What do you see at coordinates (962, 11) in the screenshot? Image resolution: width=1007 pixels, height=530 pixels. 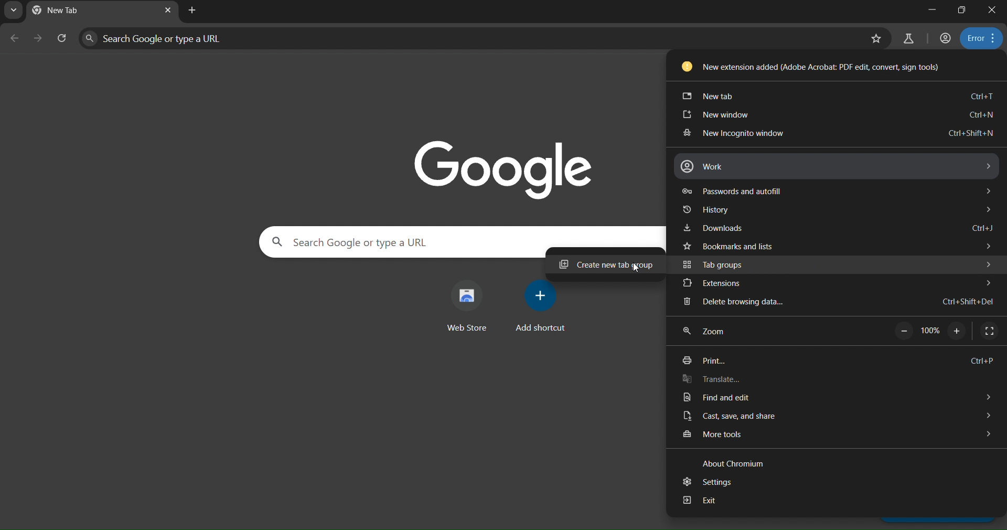 I see `restore down` at bounding box center [962, 11].